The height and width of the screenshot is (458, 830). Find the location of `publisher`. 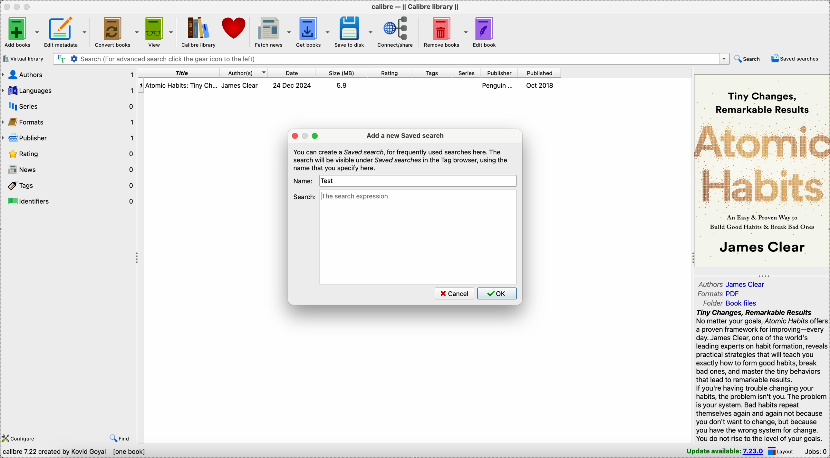

publisher is located at coordinates (69, 139).